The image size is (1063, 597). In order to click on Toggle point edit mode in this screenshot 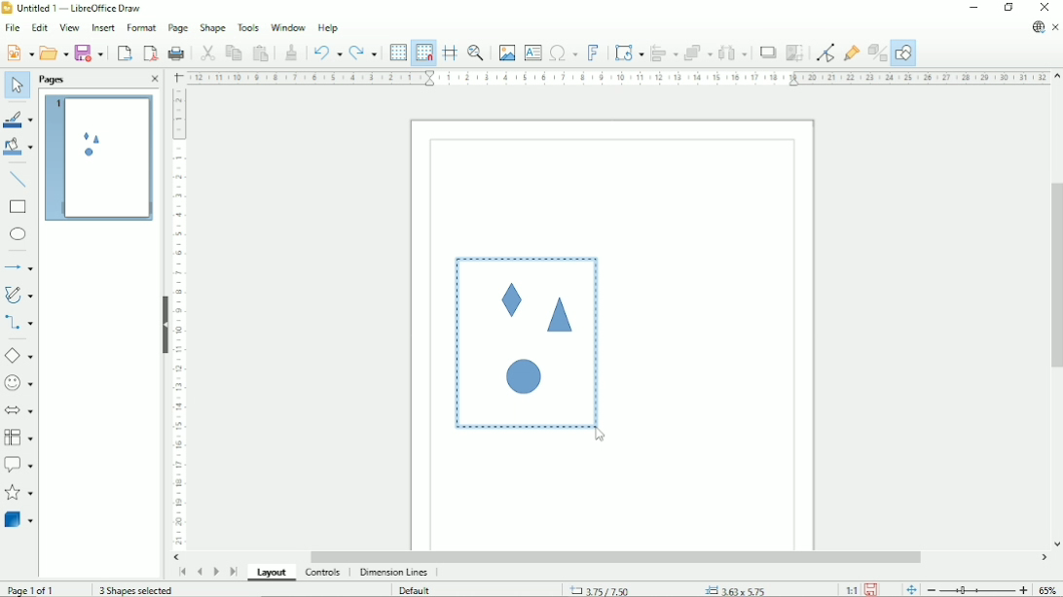, I will do `click(825, 53)`.